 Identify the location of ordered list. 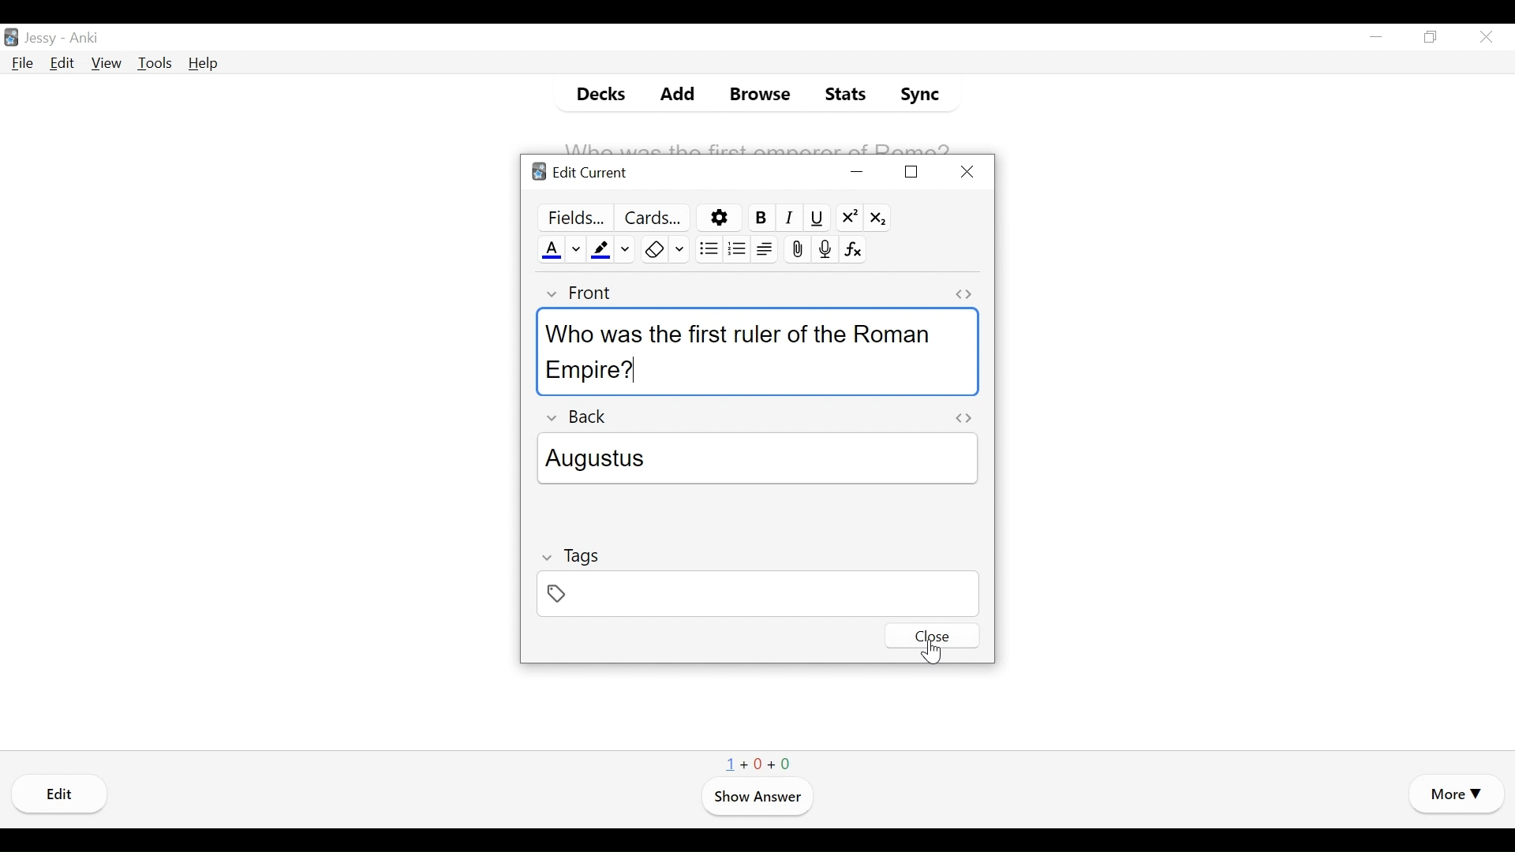
(736, 248).